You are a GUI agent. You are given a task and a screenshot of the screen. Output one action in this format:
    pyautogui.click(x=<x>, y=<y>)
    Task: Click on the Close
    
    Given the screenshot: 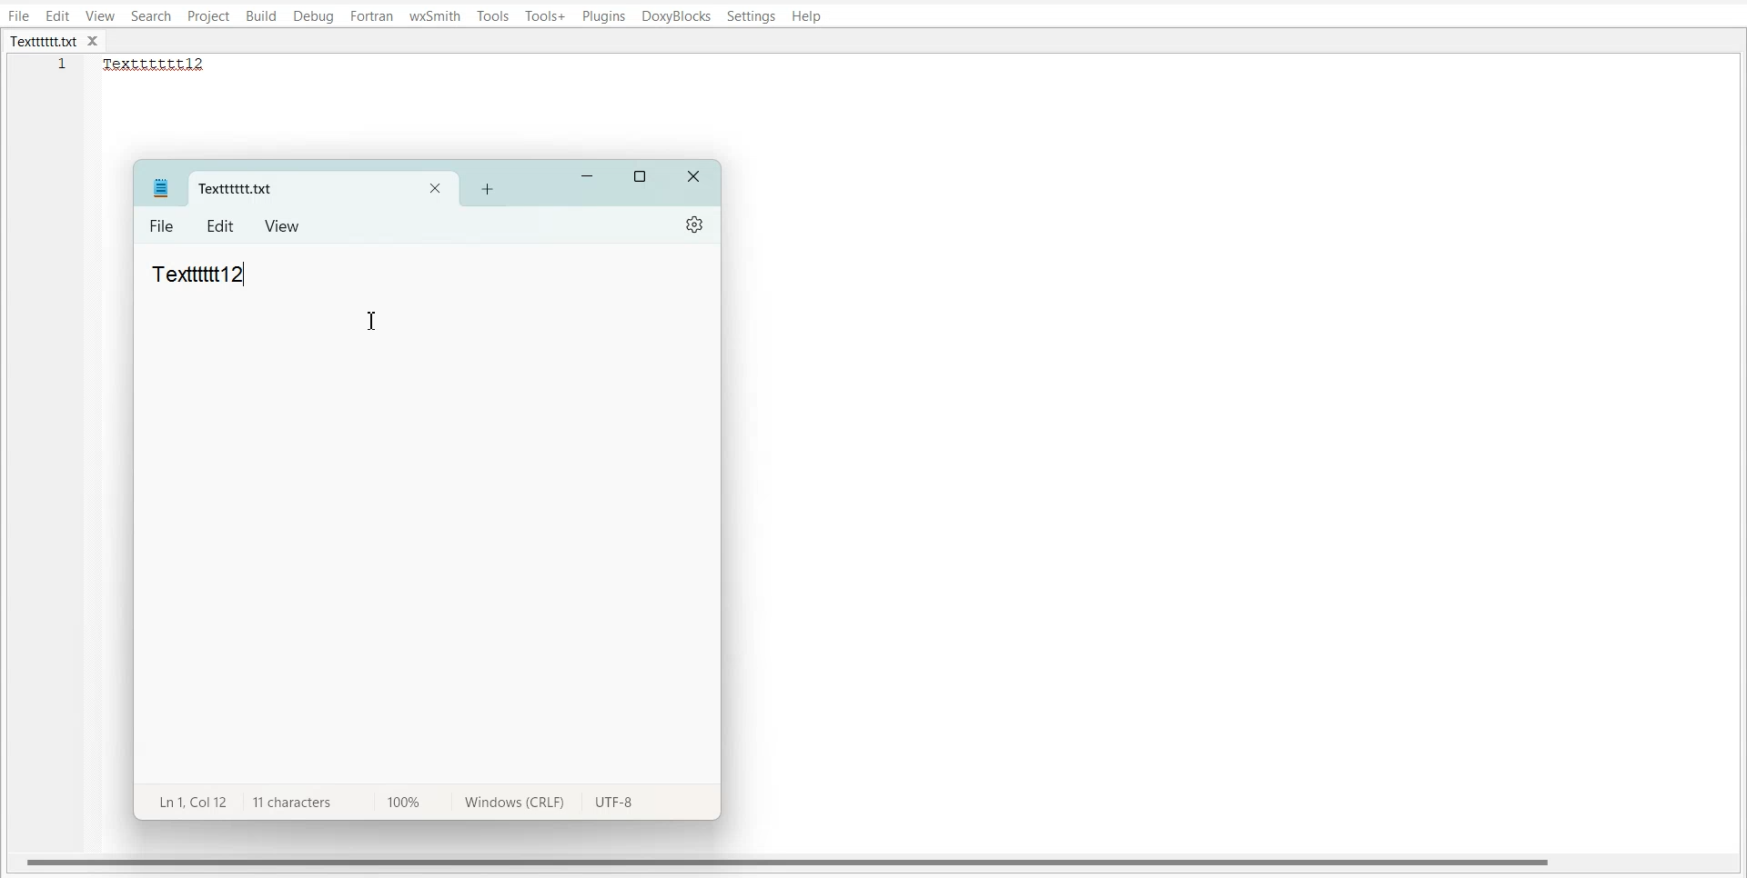 What is the action you would take?
    pyautogui.click(x=435, y=190)
    